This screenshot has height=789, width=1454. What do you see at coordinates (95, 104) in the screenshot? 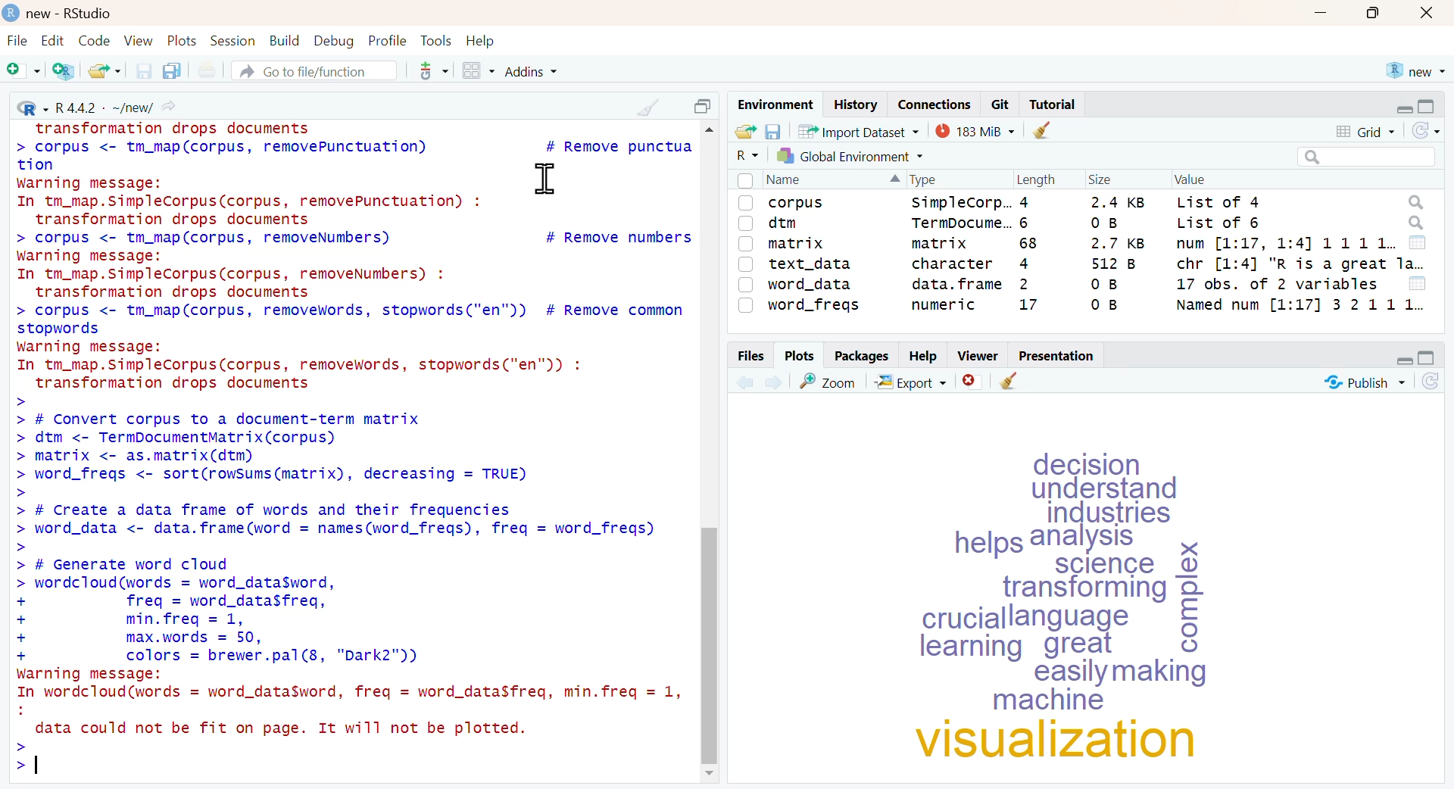
I see `R 4.4.2 - ~/new/` at bounding box center [95, 104].